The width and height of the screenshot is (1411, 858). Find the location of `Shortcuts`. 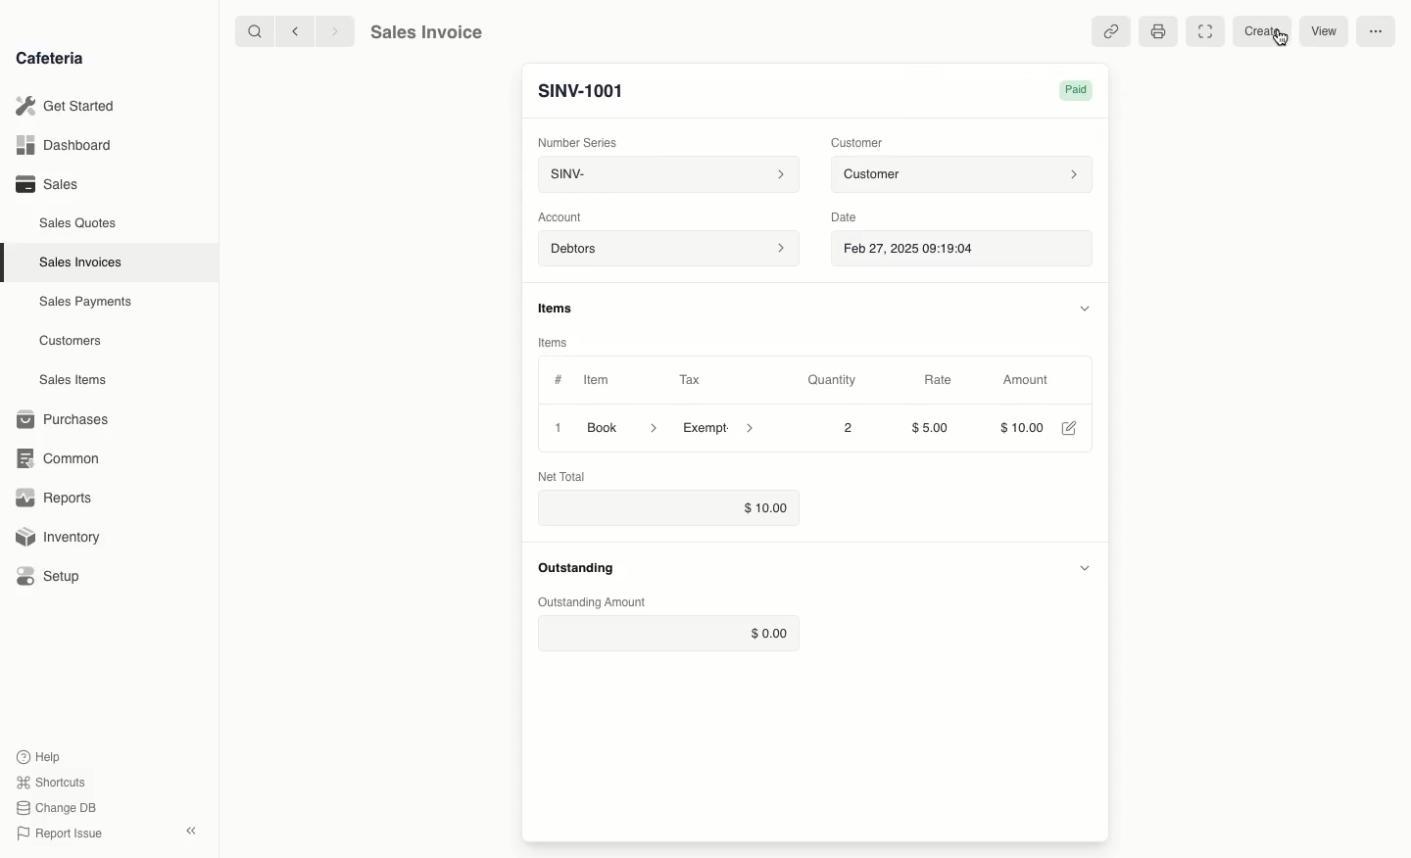

Shortcuts is located at coordinates (53, 781).